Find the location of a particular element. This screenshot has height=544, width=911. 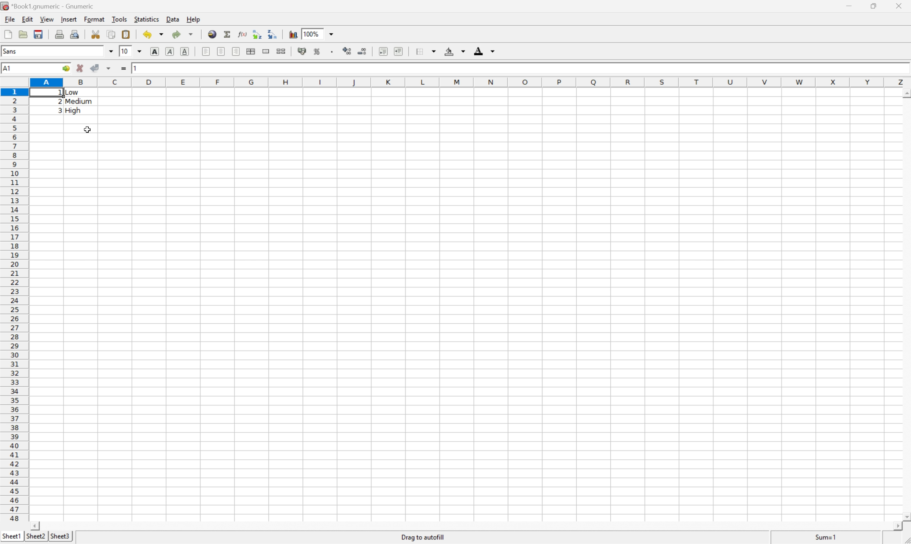

Print current file is located at coordinates (59, 34).